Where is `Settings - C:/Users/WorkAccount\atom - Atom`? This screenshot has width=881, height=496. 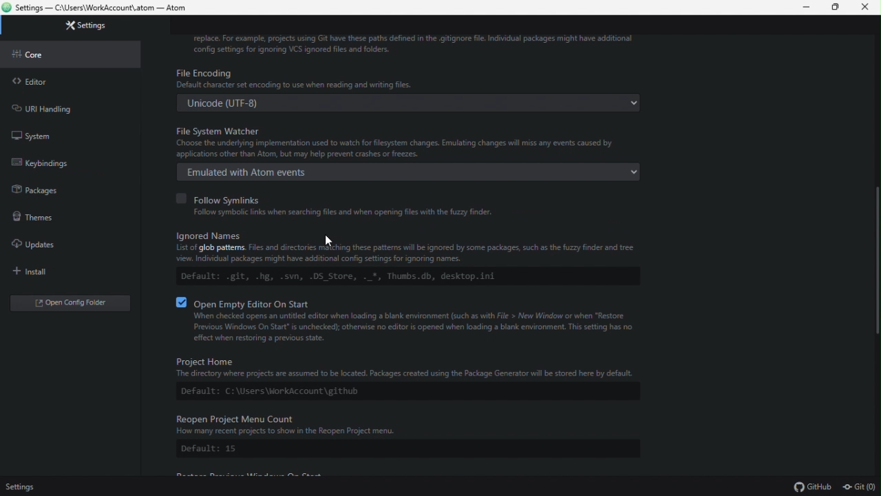 Settings - C:/Users/WorkAccount\atom - Atom is located at coordinates (106, 9).